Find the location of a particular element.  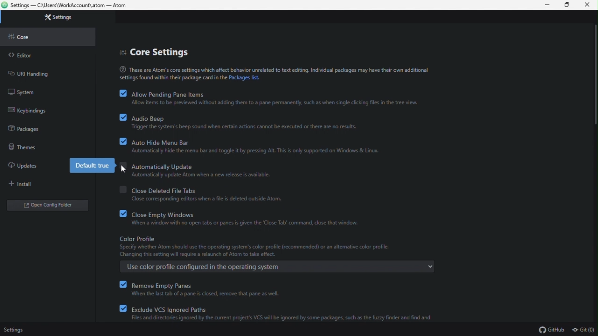

Cursor is located at coordinates (125, 170).